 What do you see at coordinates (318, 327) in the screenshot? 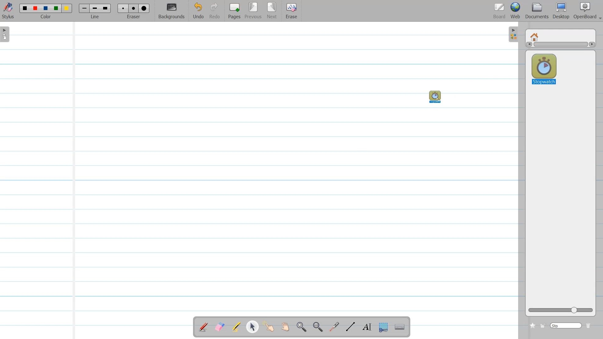
I see `Zoom ////out` at bounding box center [318, 327].